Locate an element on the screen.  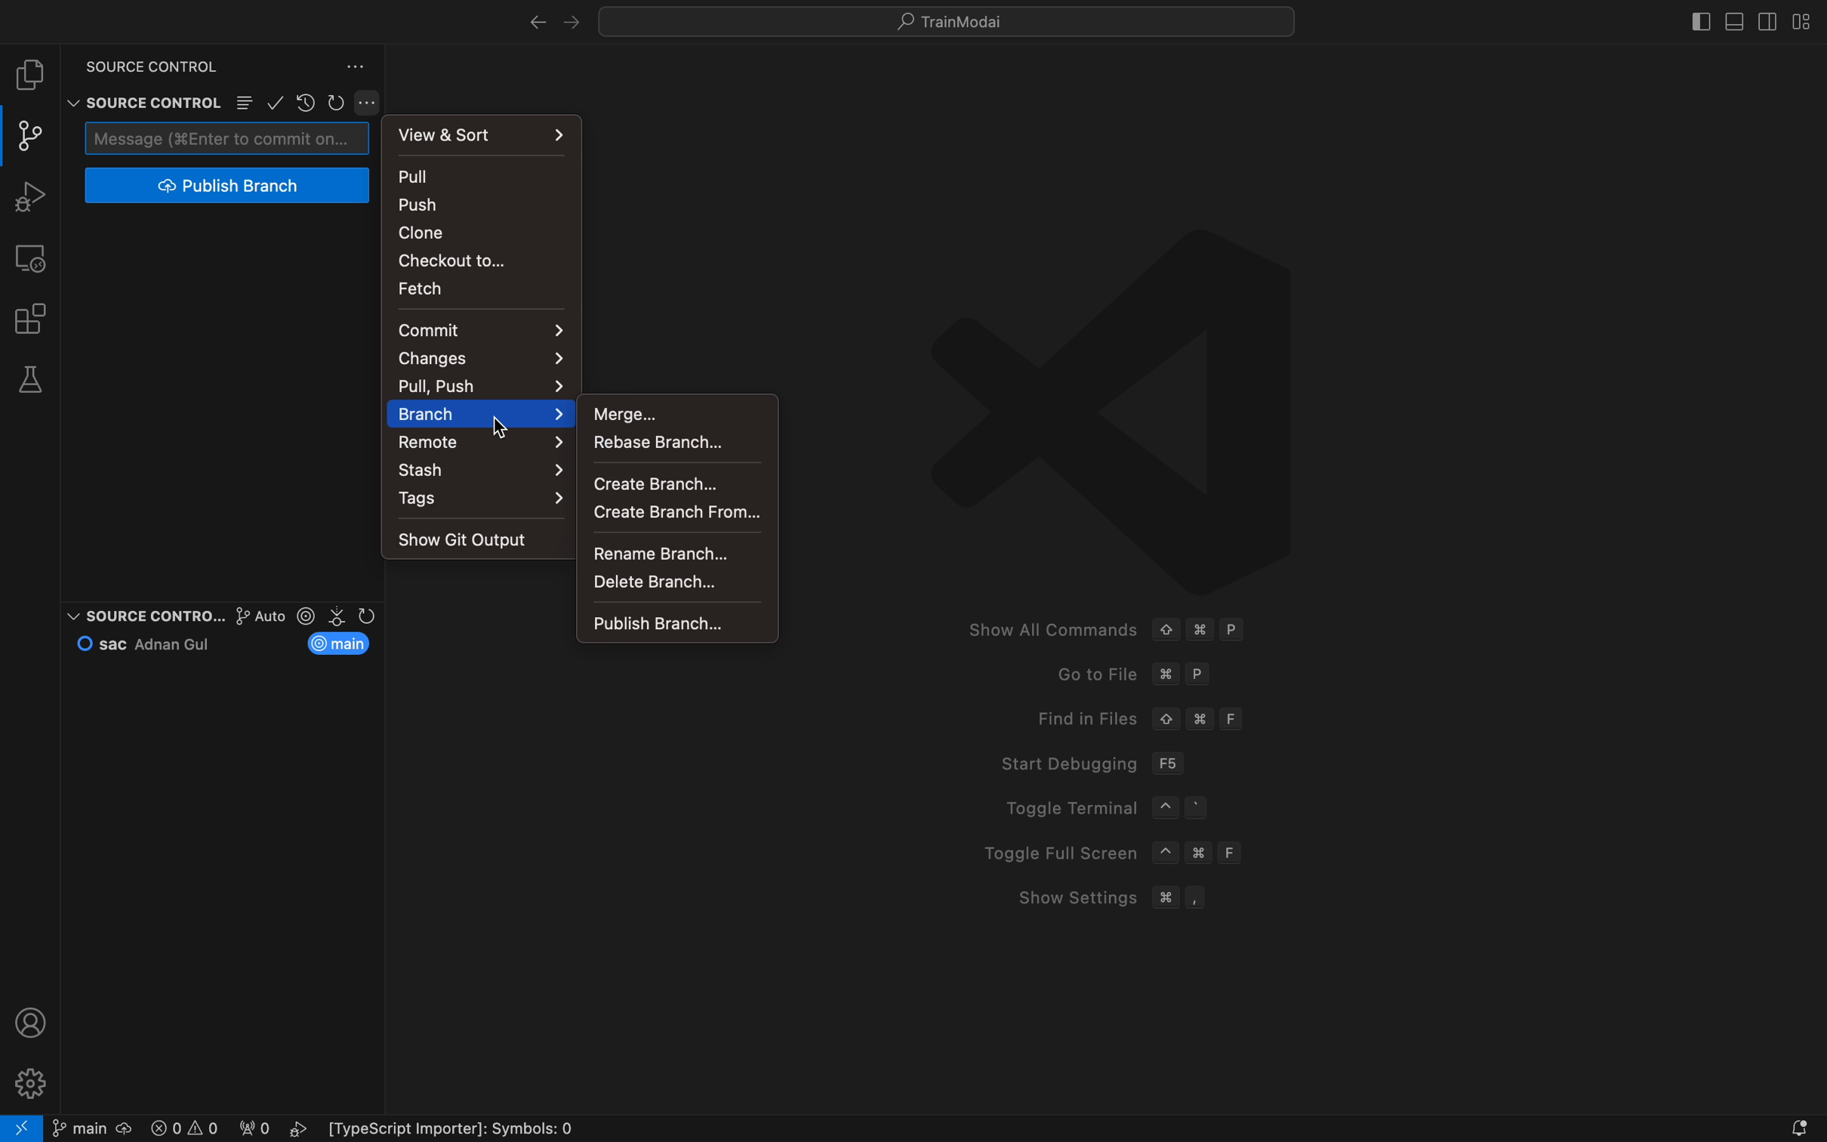
toggle bar is located at coordinates (1694, 18).